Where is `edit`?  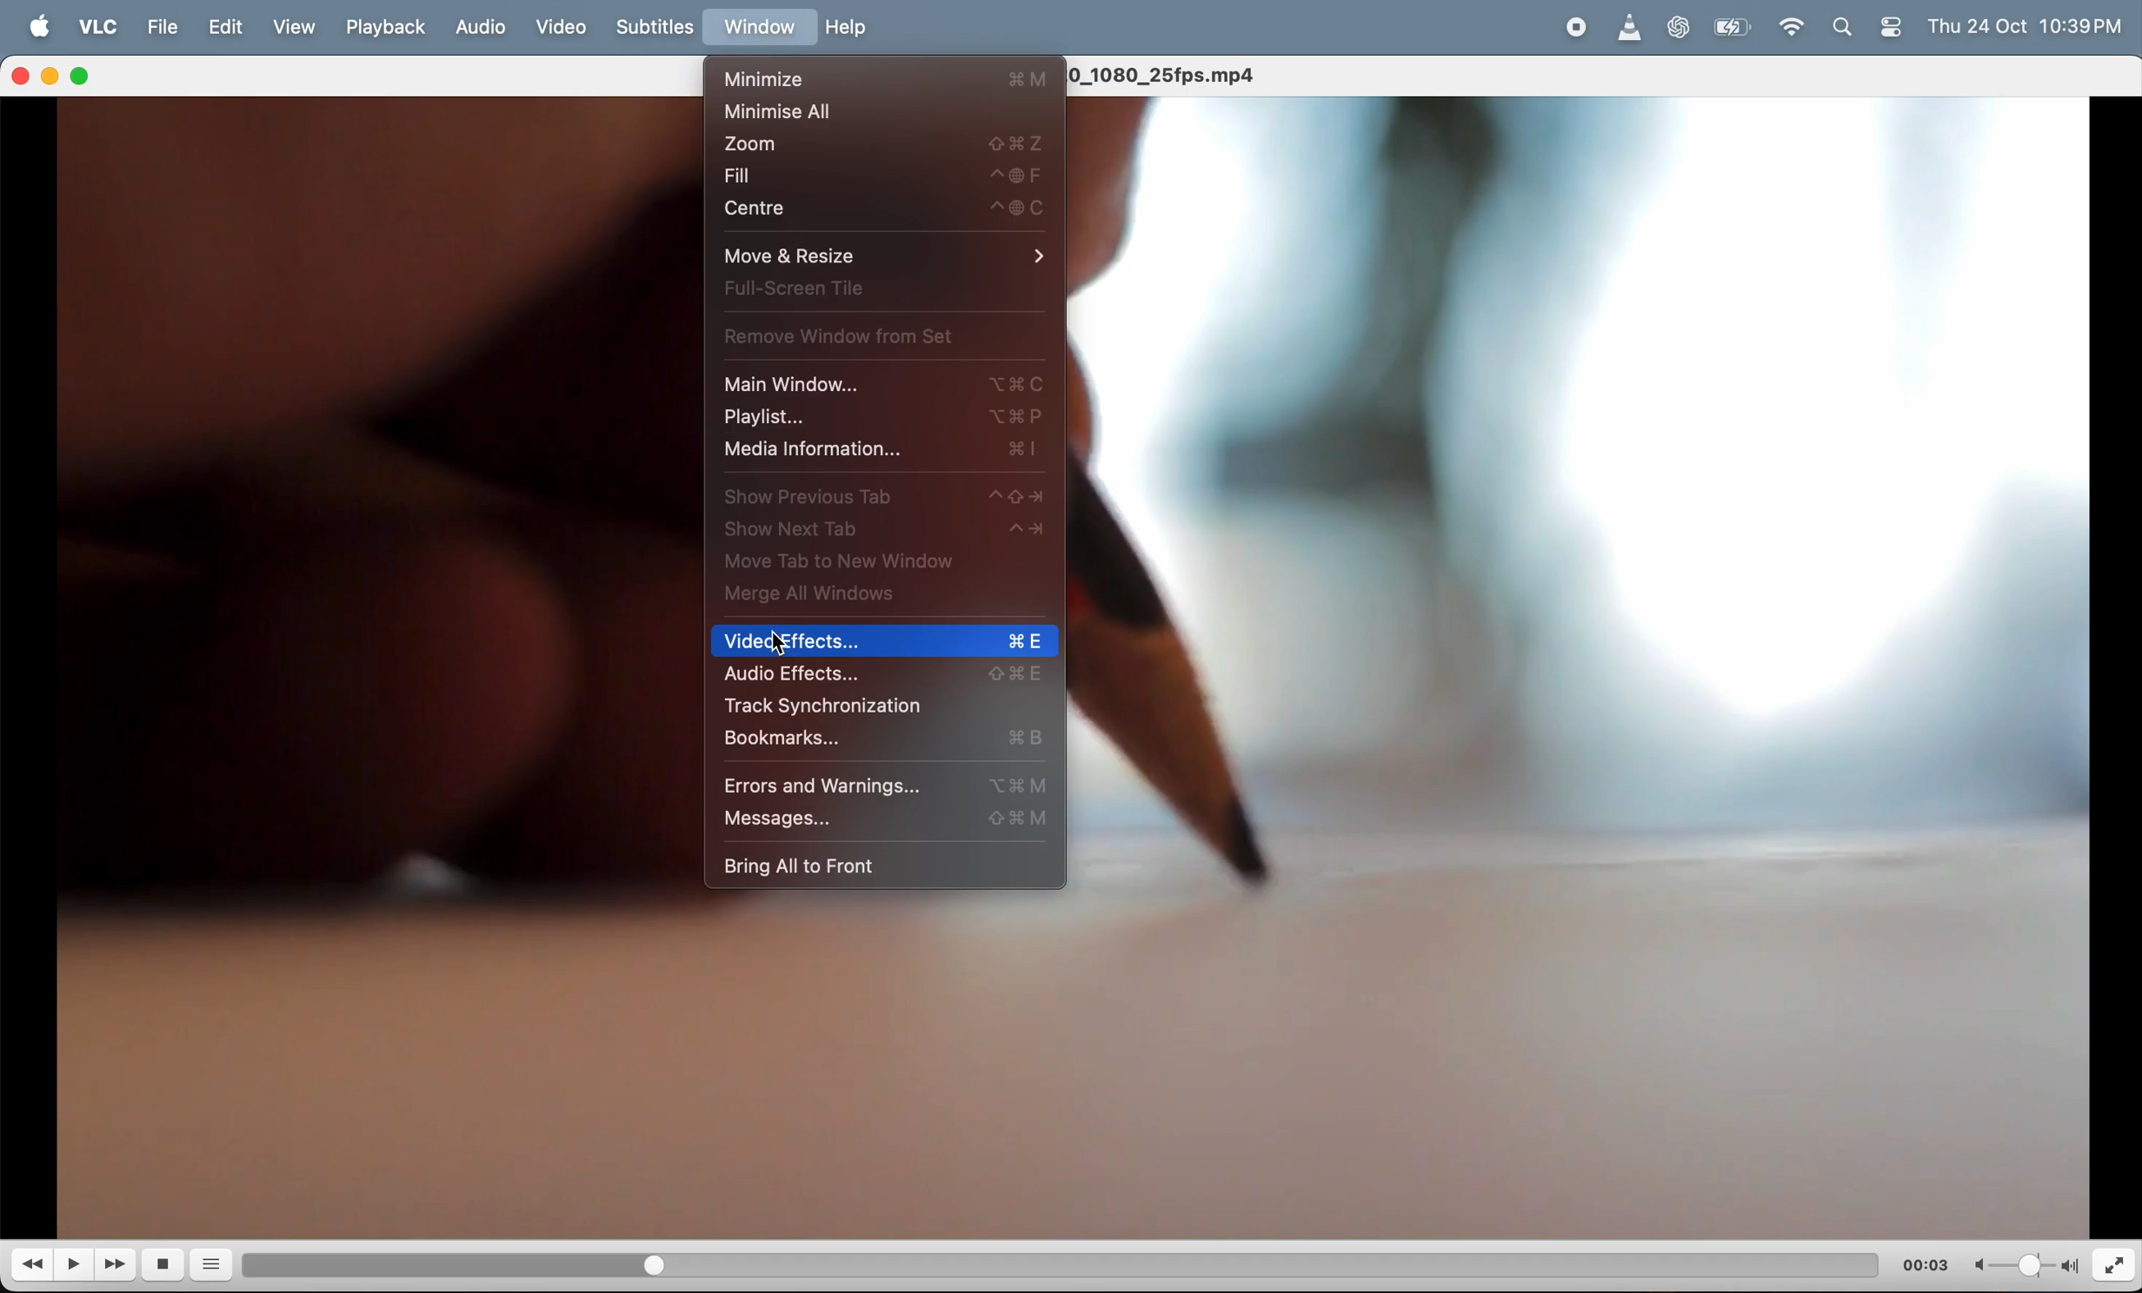 edit is located at coordinates (233, 28).